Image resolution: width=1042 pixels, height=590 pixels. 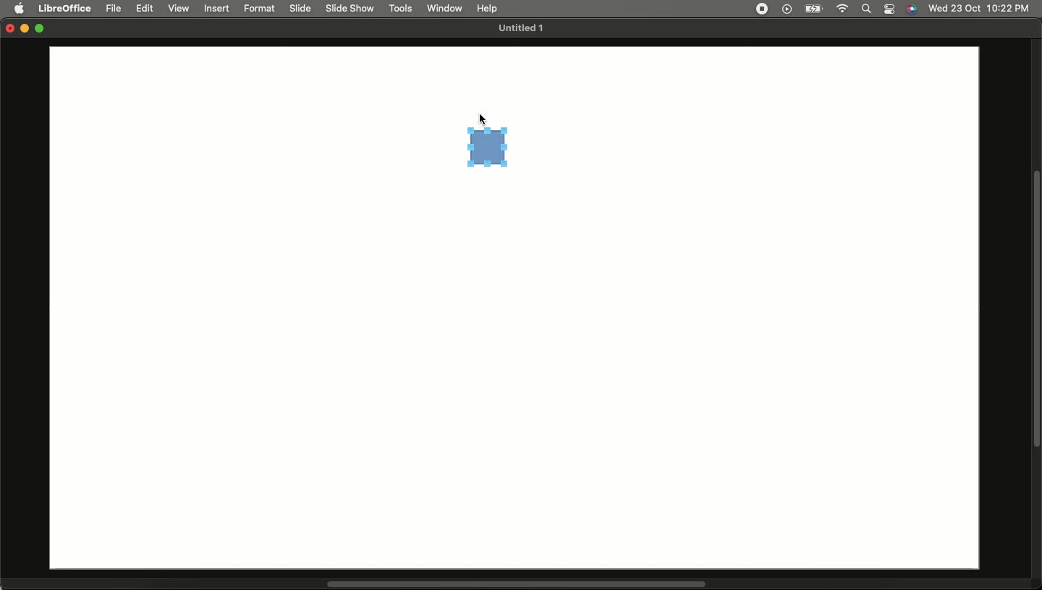 What do you see at coordinates (7, 30) in the screenshot?
I see `Close` at bounding box center [7, 30].